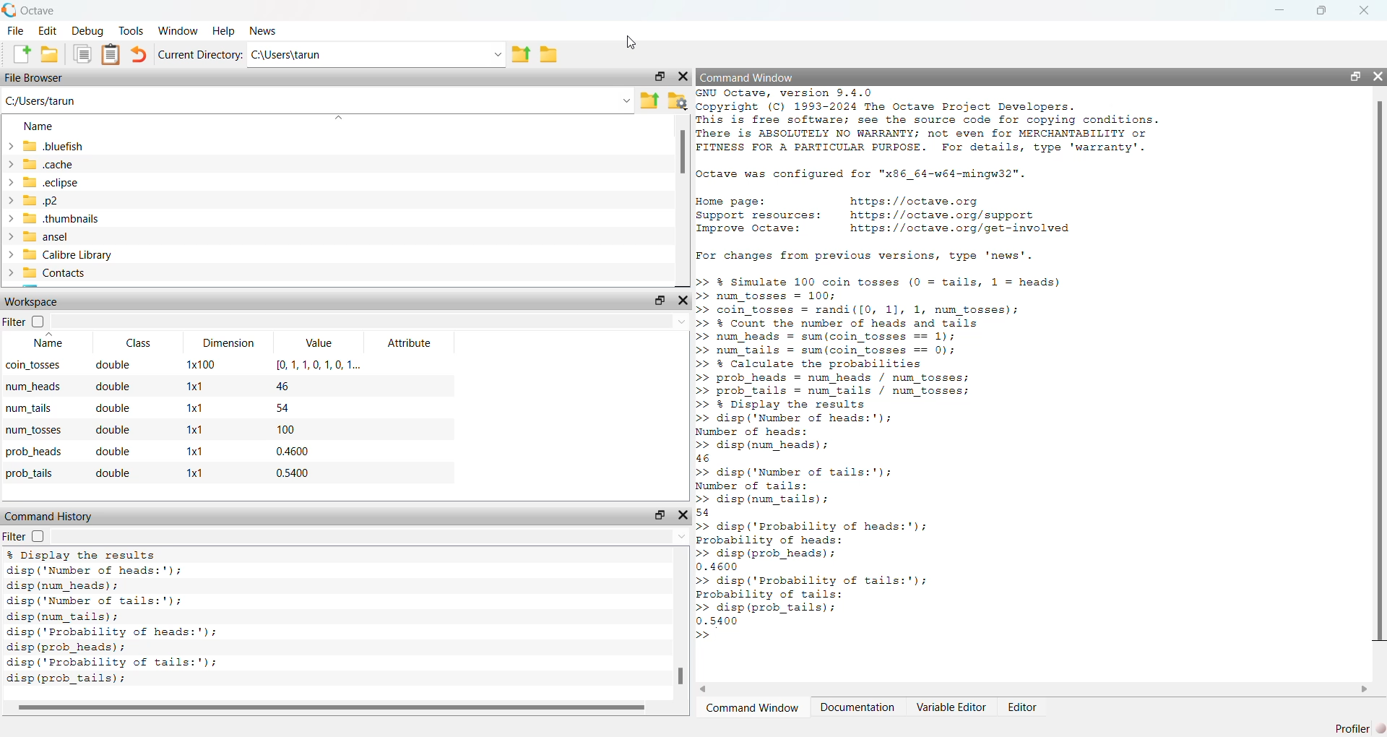 The height and width of the screenshot is (737, 1387). Describe the element at coordinates (33, 452) in the screenshot. I see `prob_heads` at that location.